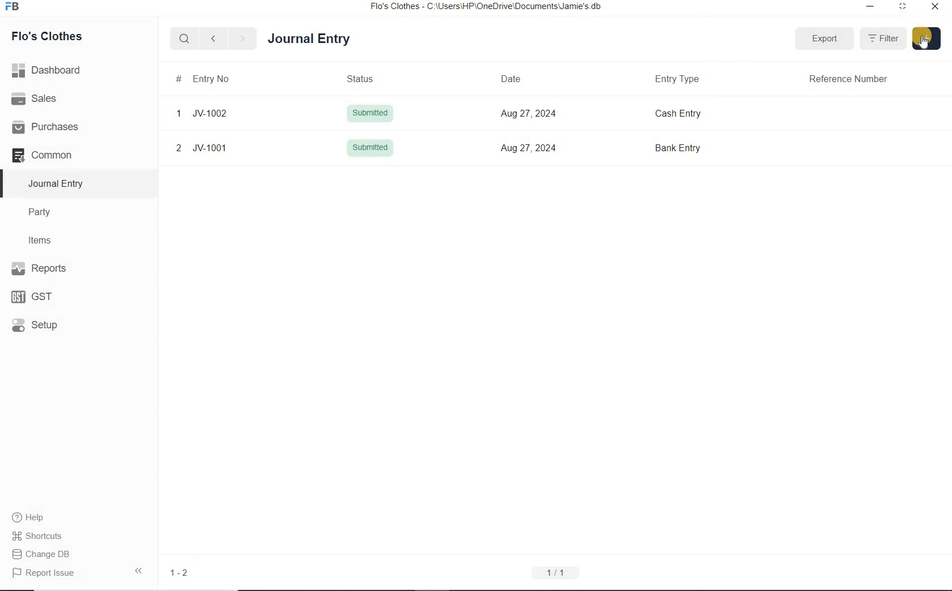 This screenshot has height=591, width=952. Describe the element at coordinates (548, 149) in the screenshot. I see `2 Jv-1001 ‘Submitted Aug 27,2024 Bank Entry` at that location.